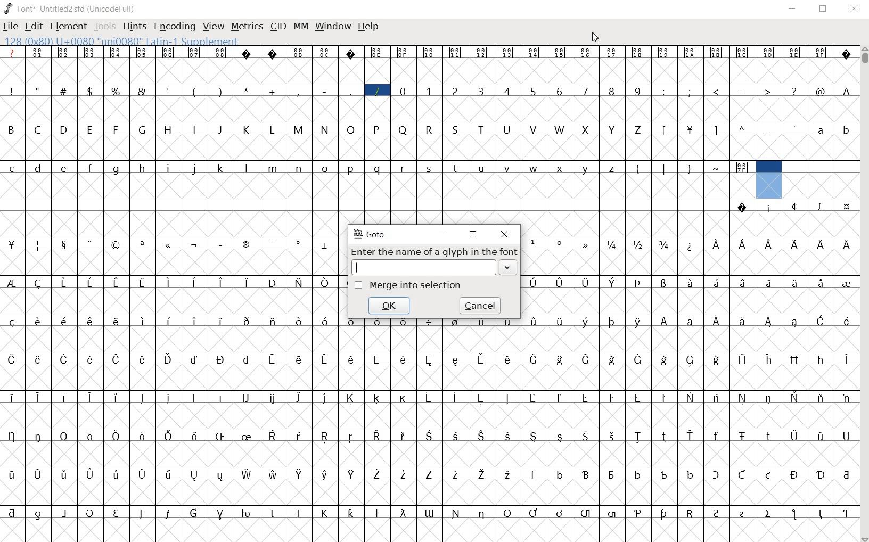  Describe the element at coordinates (118, 168) in the screenshot. I see `g` at that location.